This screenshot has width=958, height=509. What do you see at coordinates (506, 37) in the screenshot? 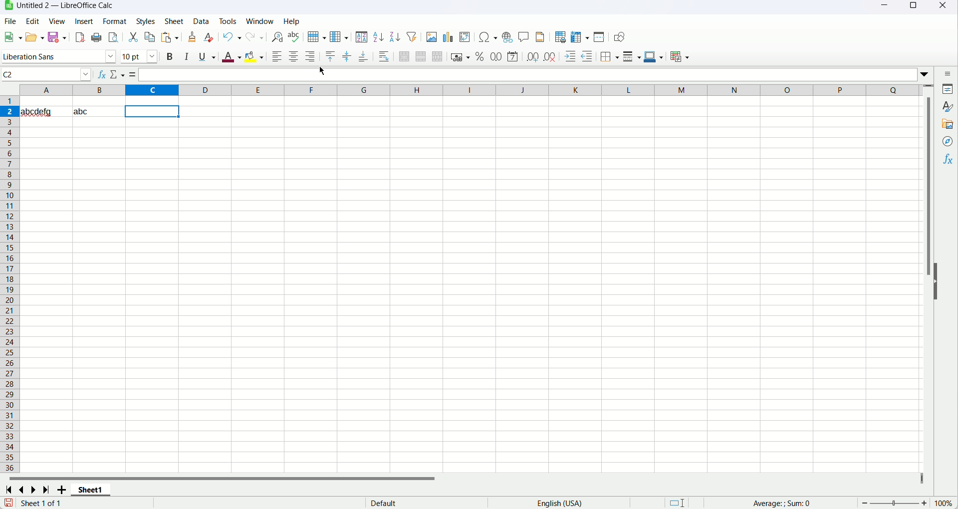
I see `insert hyperlink` at bounding box center [506, 37].